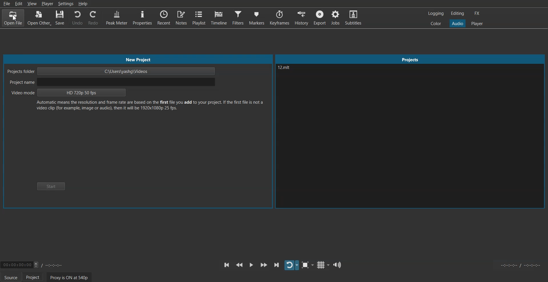  I want to click on Toggle Zoom, so click(307, 265).